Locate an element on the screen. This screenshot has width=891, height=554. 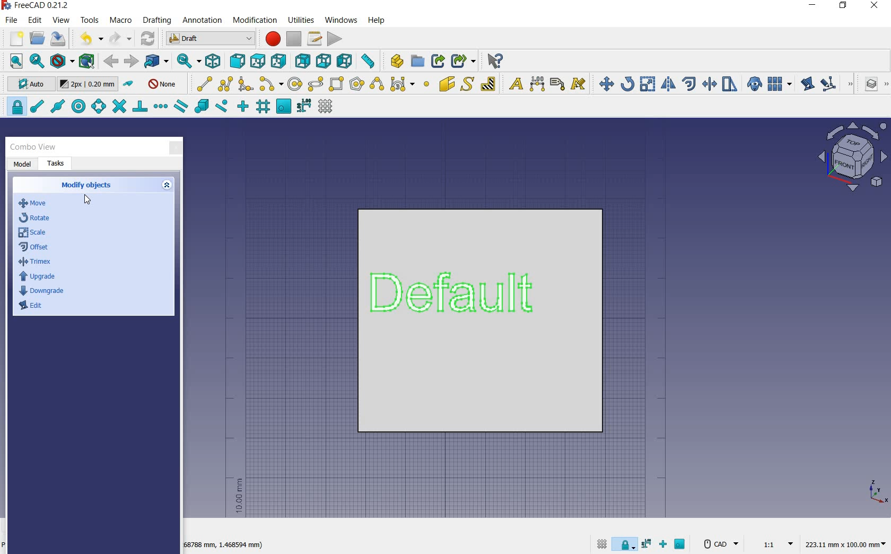
trimex is located at coordinates (34, 263).